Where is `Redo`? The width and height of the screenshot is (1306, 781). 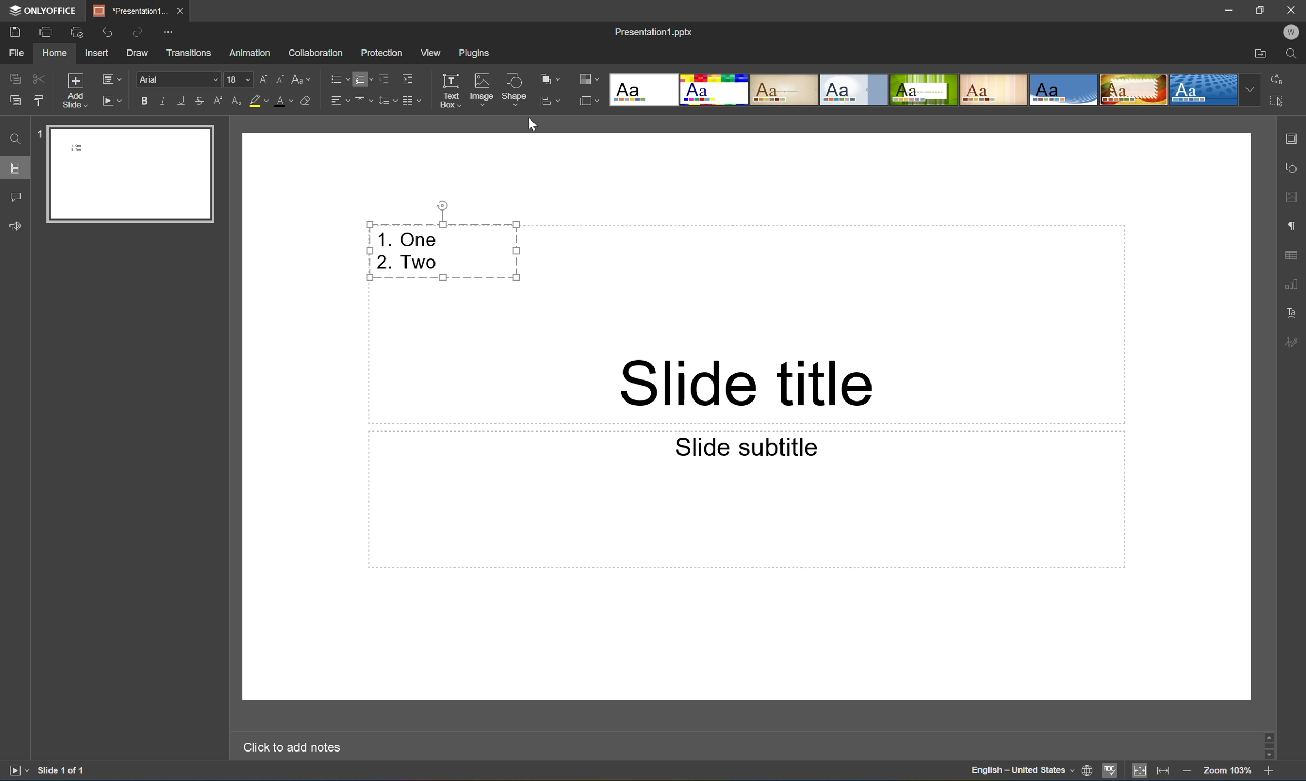
Redo is located at coordinates (140, 36).